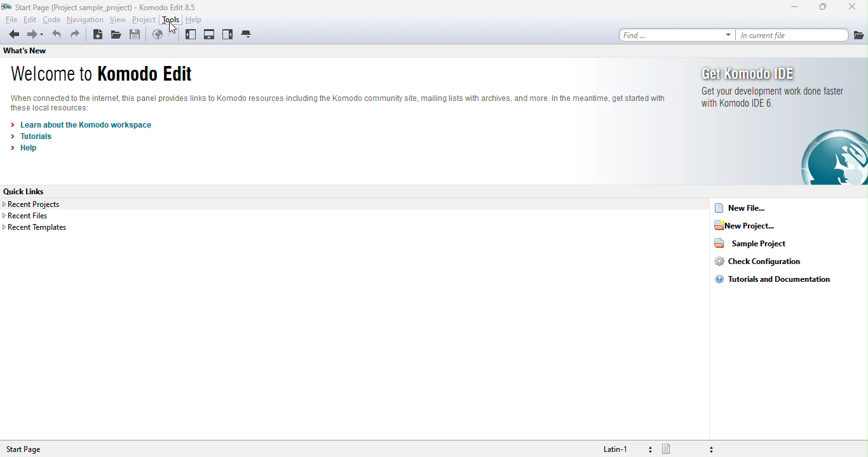 The width and height of the screenshot is (868, 457). Describe the element at coordinates (820, 8) in the screenshot. I see `maximize` at that location.